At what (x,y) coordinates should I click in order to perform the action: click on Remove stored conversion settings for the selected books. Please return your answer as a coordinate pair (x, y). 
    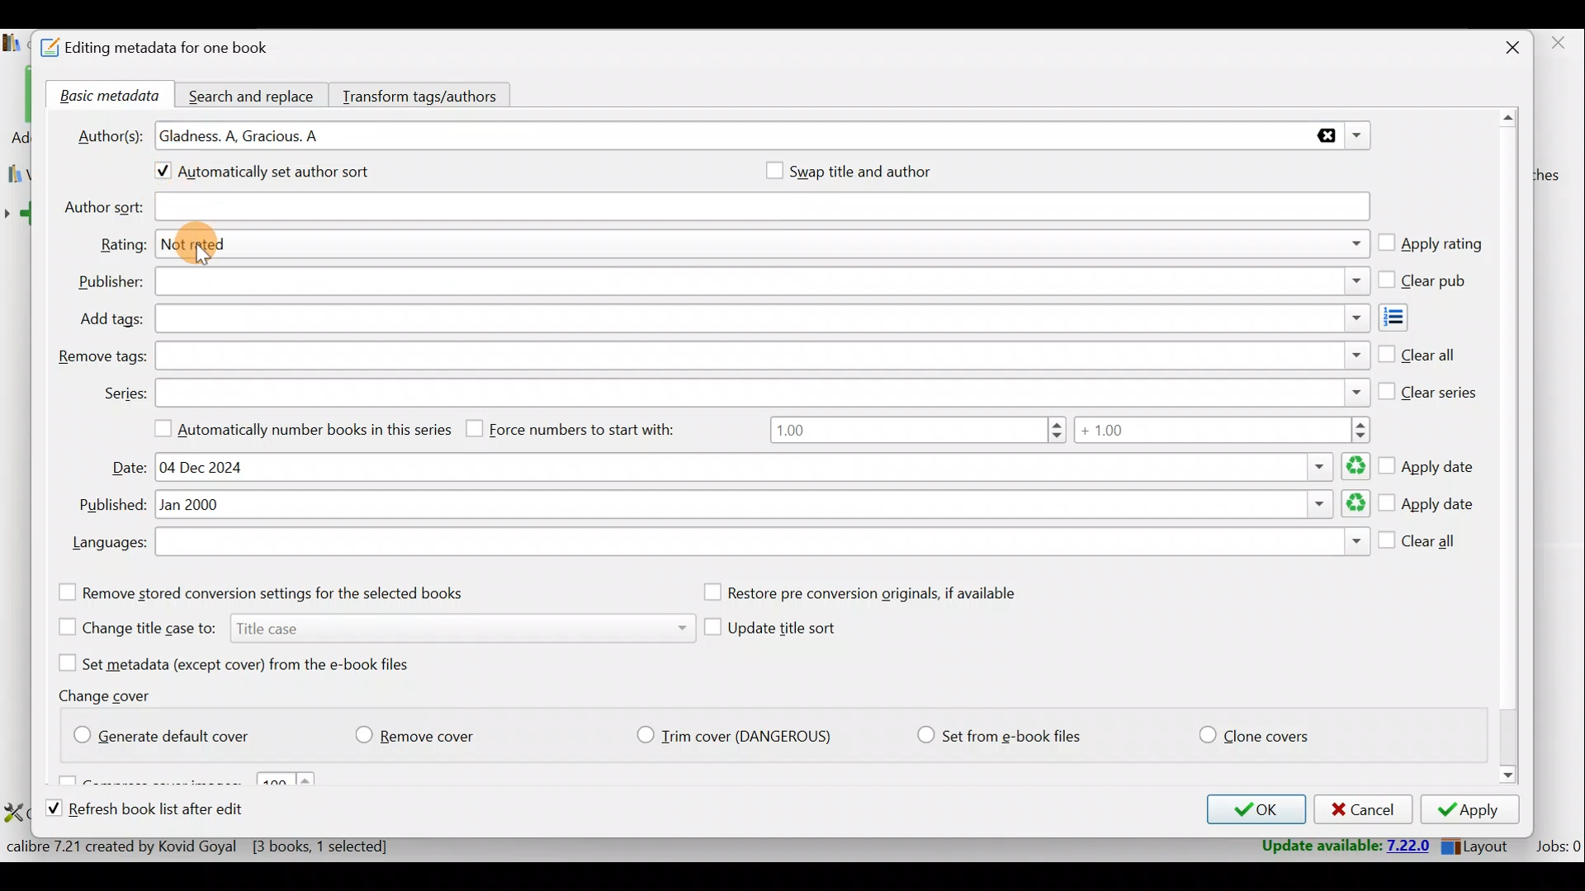
    Looking at the image, I should click on (283, 592).